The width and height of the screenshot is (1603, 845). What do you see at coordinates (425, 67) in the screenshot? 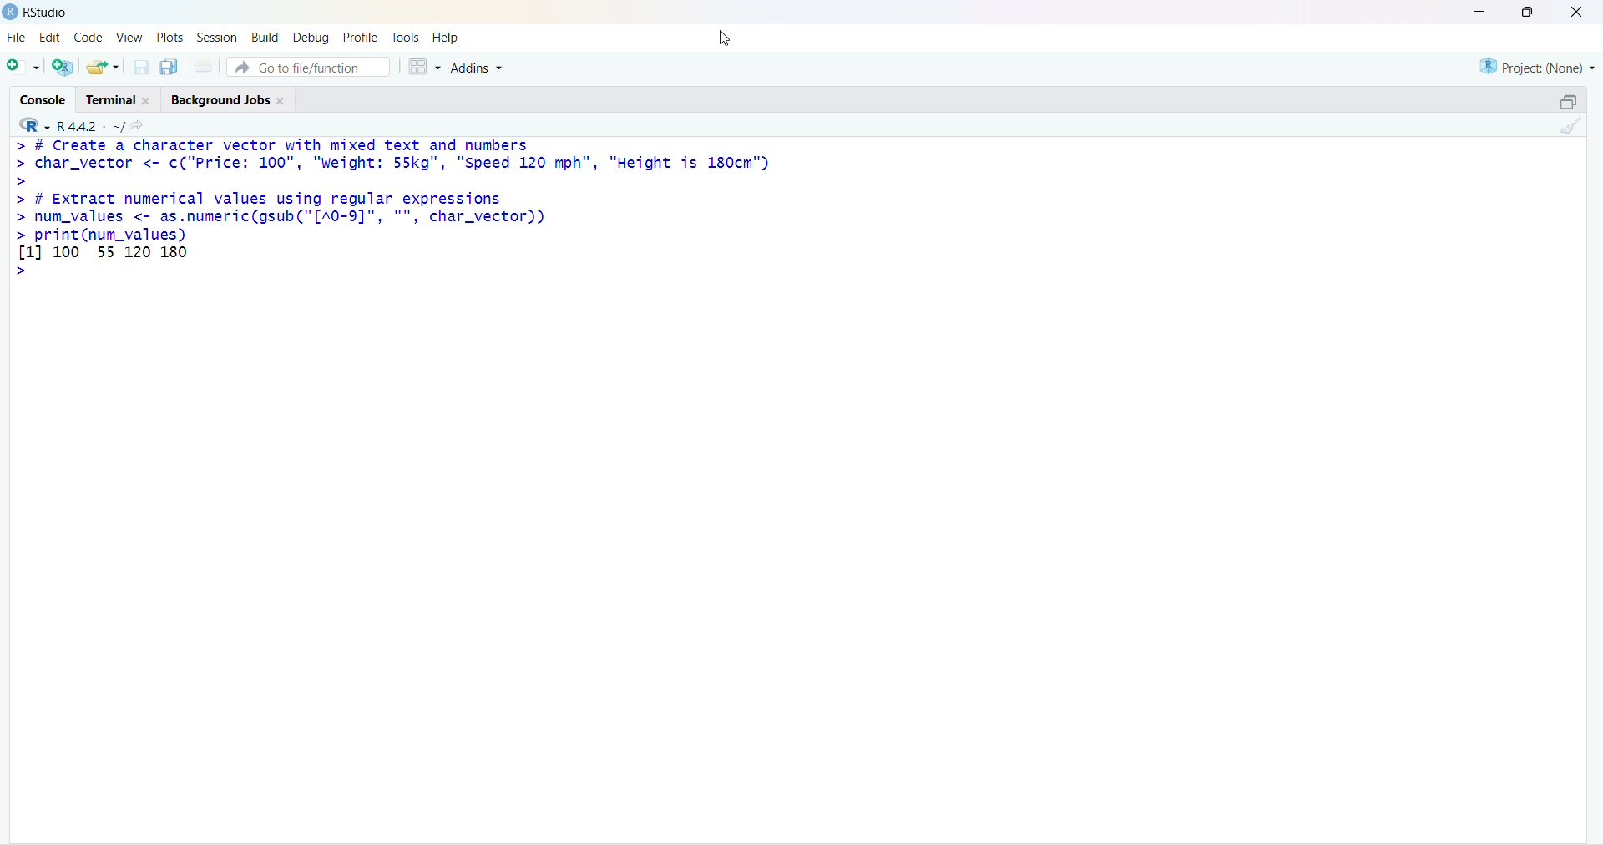
I see `grid view` at bounding box center [425, 67].